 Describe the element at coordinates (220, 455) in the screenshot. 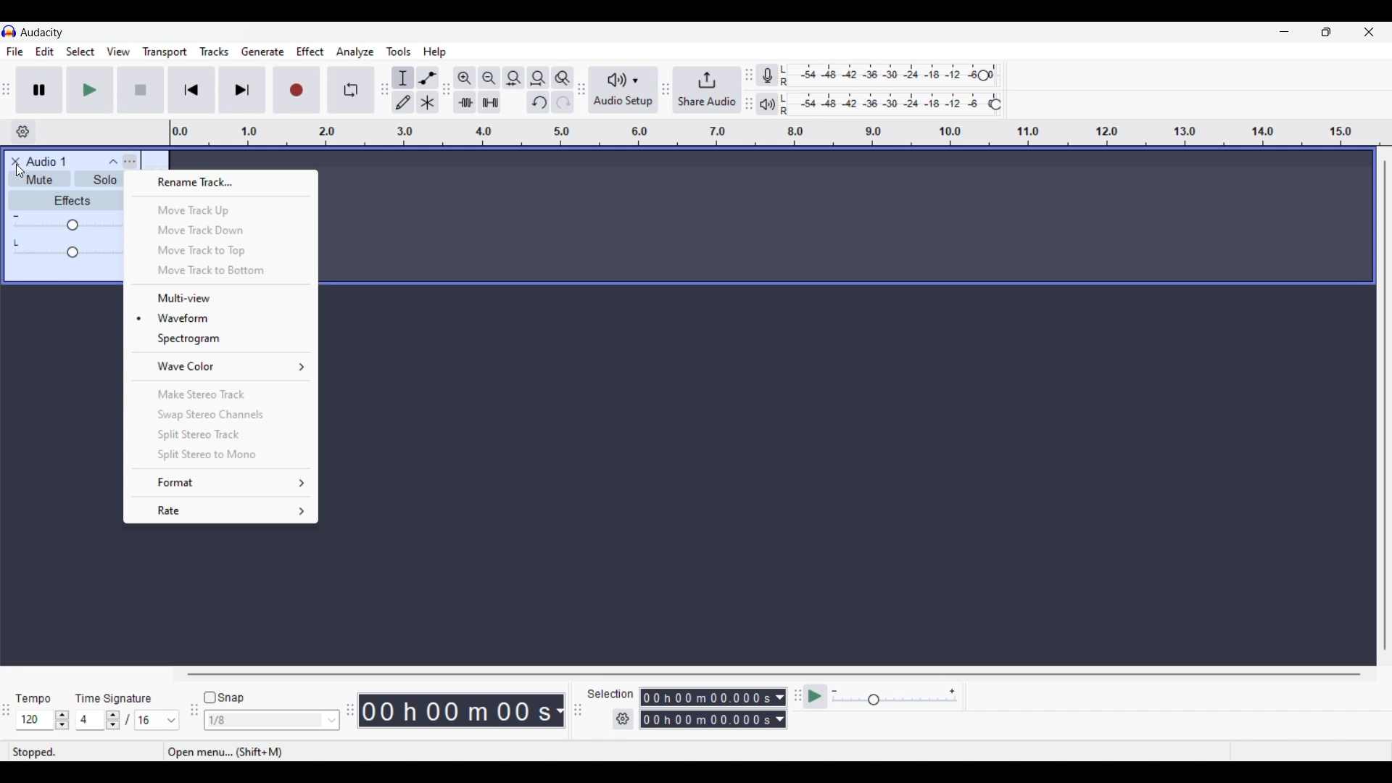

I see `Split stereo to Mono` at that location.